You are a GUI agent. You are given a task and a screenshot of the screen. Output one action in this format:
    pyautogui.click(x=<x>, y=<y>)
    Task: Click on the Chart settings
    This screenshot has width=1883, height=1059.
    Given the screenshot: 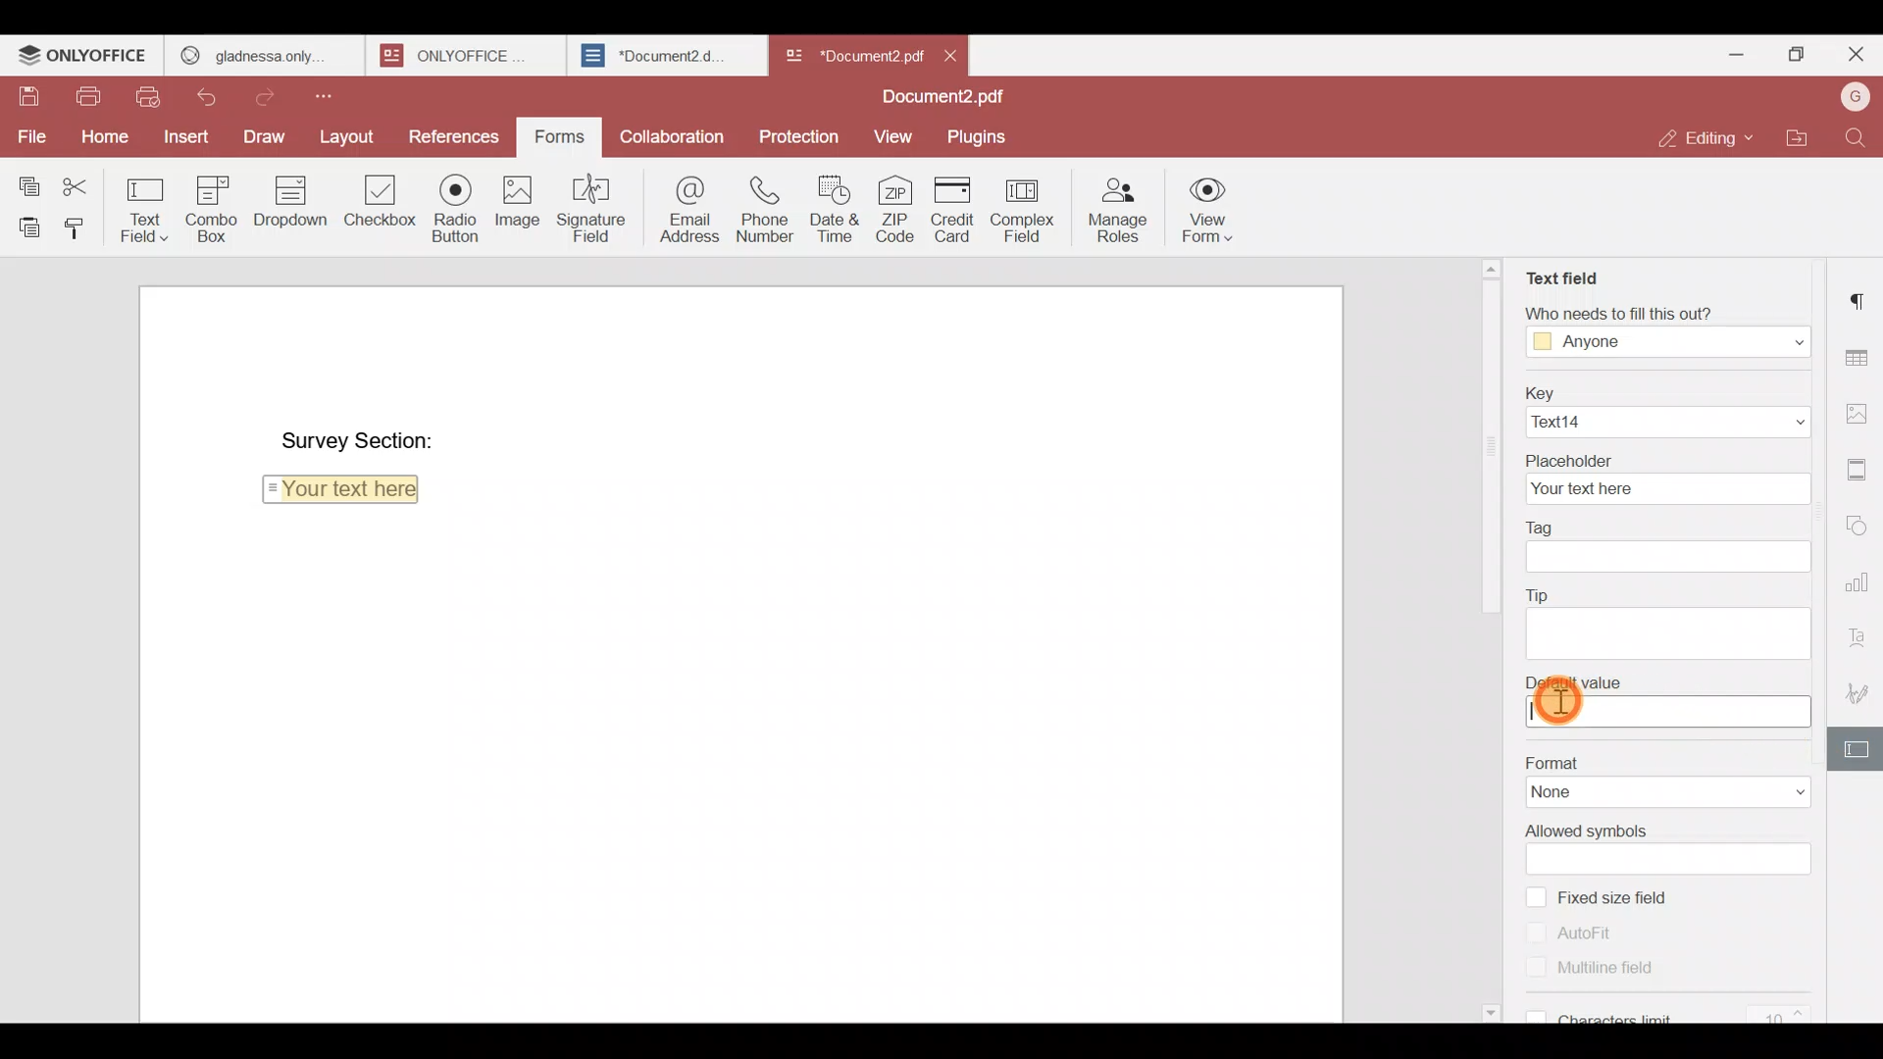 What is the action you would take?
    pyautogui.click(x=1859, y=582)
    